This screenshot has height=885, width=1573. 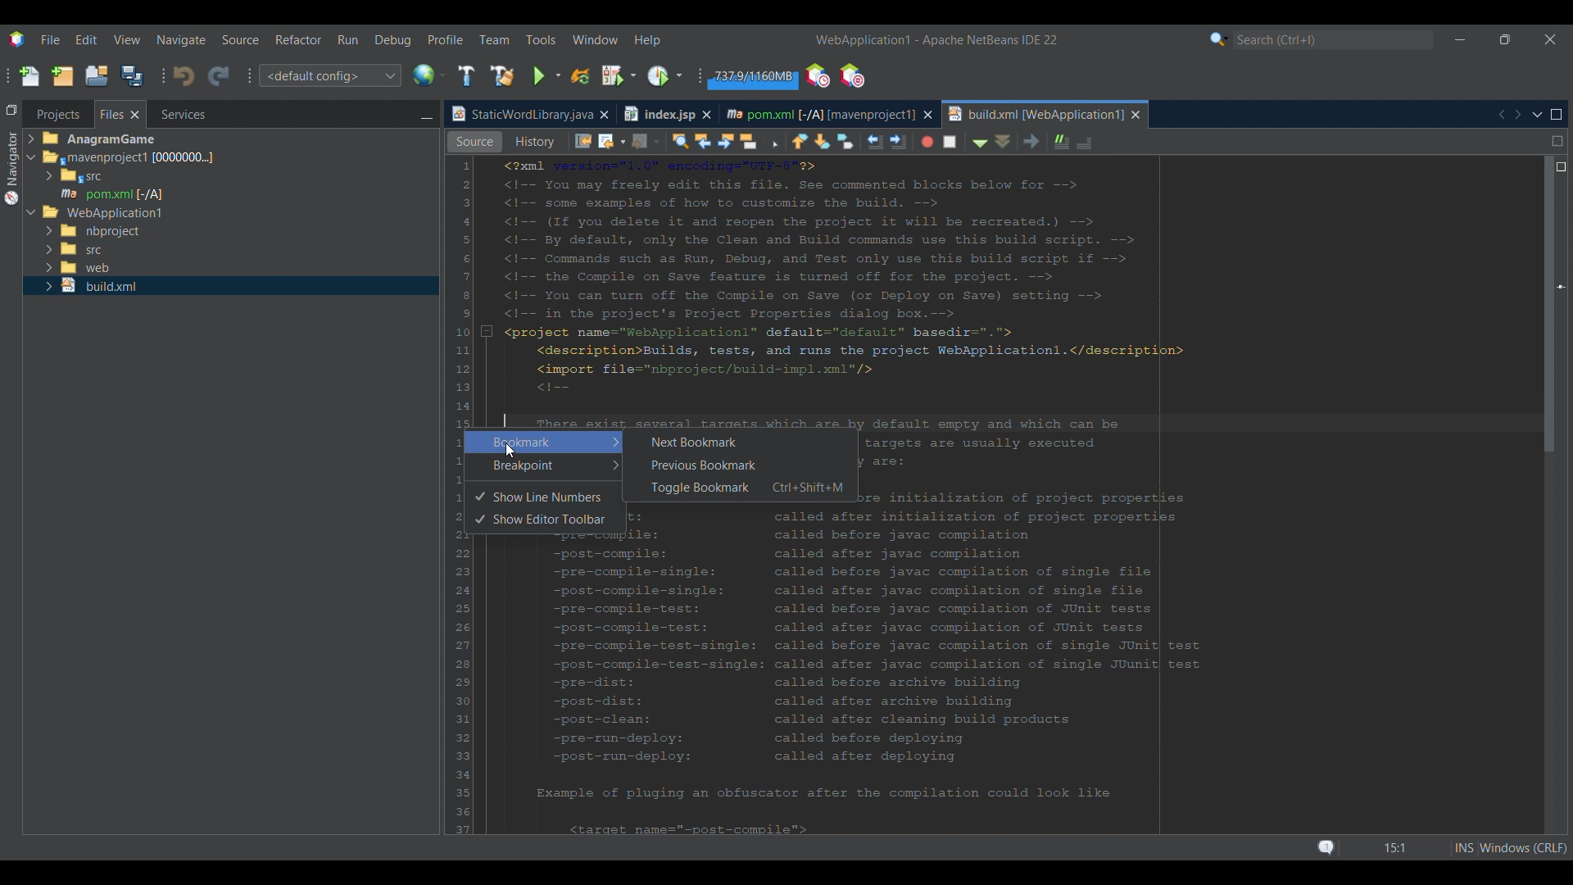 I want to click on Markers, so click(x=1560, y=719).